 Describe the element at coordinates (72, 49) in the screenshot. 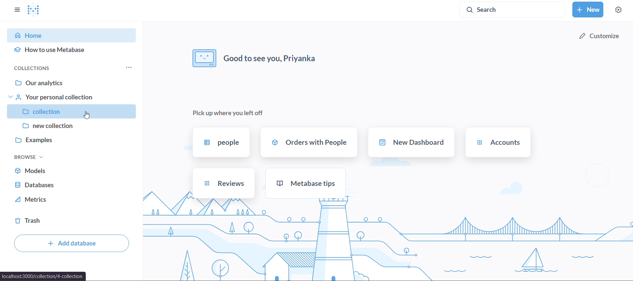

I see `how to use metabase` at that location.